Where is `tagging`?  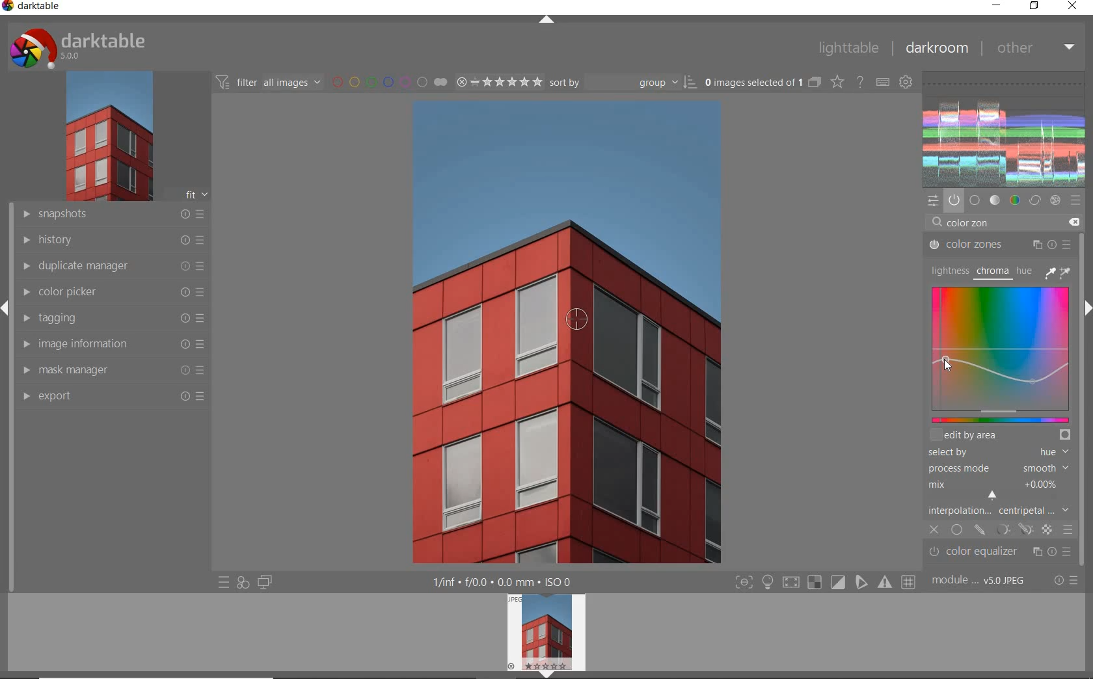 tagging is located at coordinates (110, 319).